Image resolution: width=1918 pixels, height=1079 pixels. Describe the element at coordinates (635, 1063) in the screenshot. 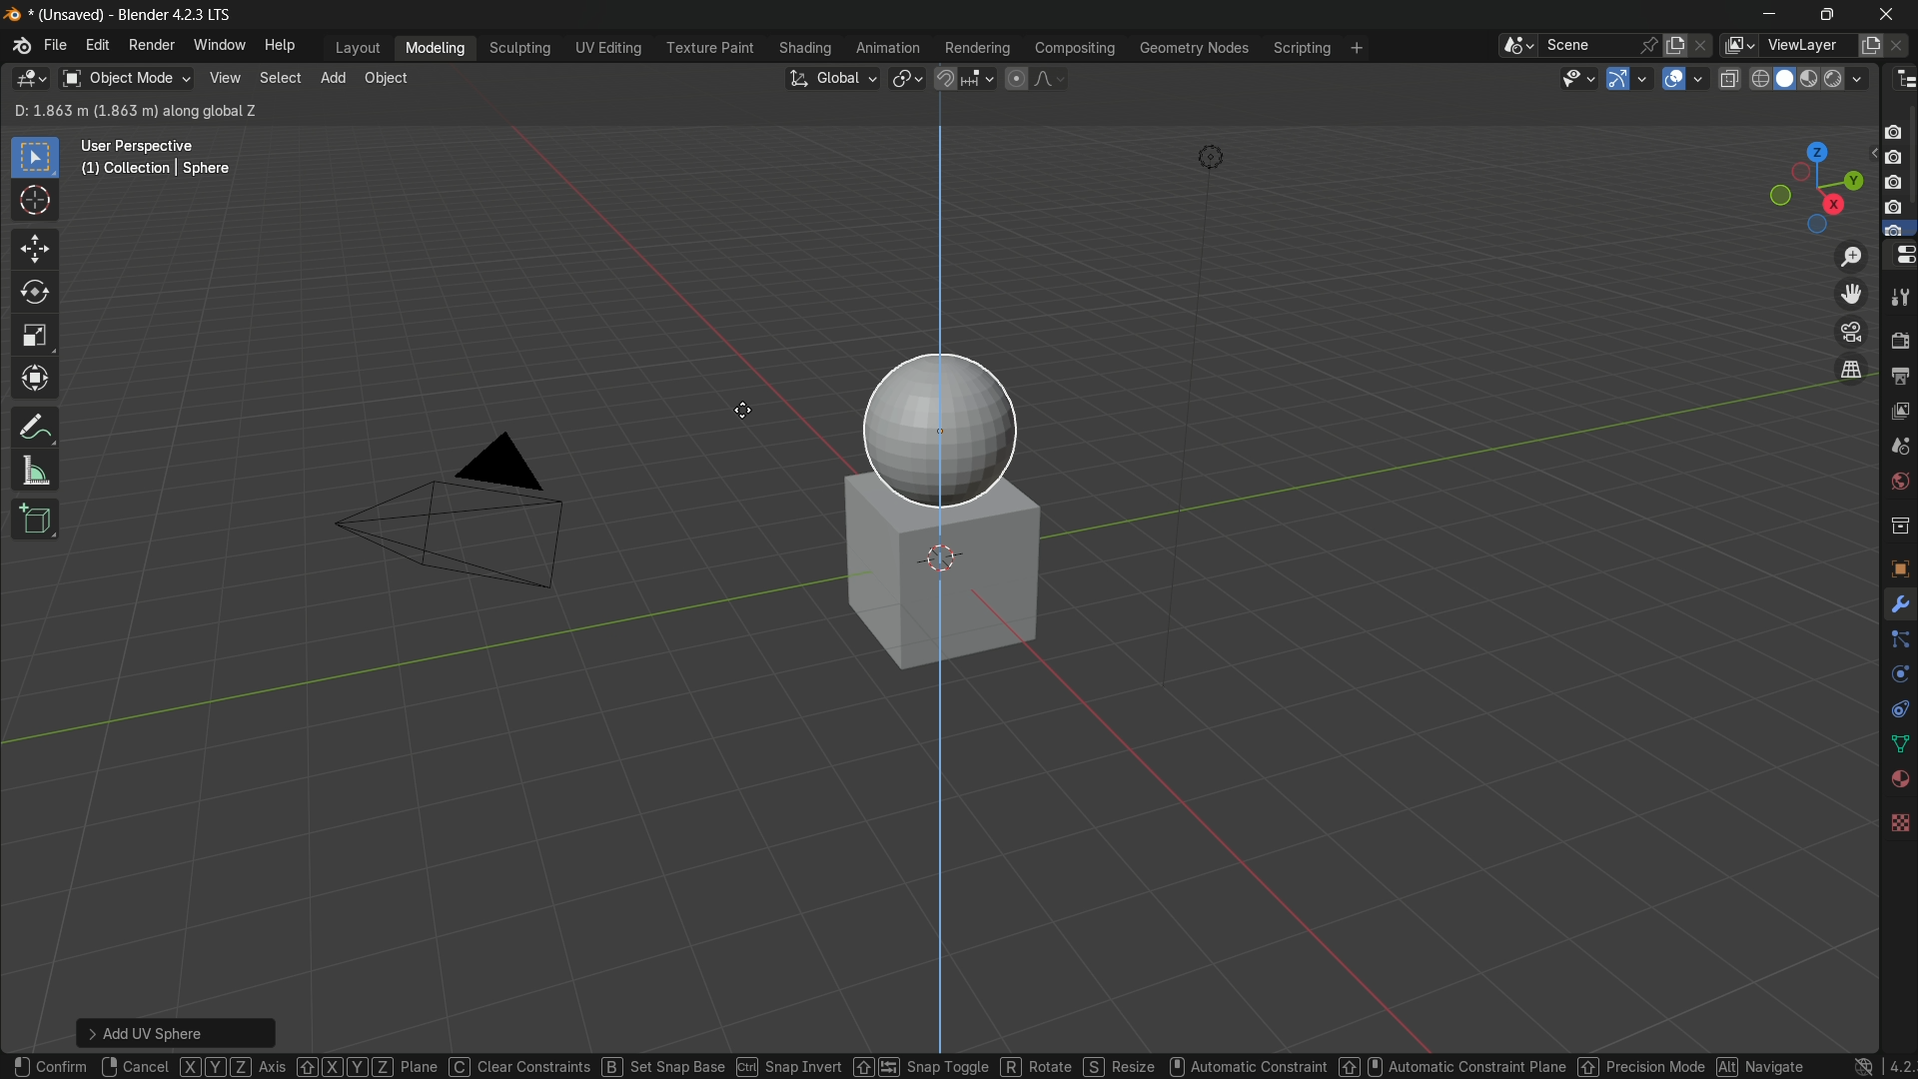

I see `Snap Invert` at that location.